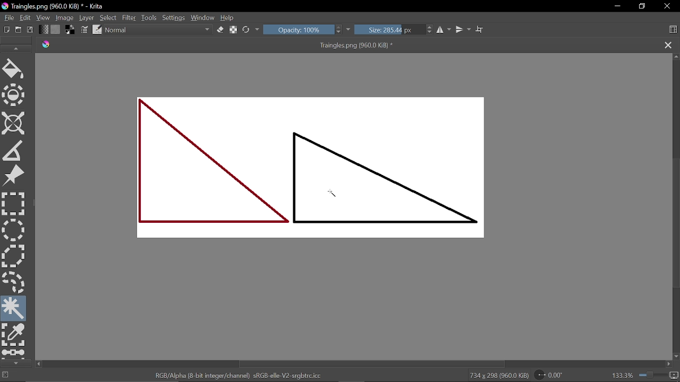  I want to click on Close, so click(668, 6).